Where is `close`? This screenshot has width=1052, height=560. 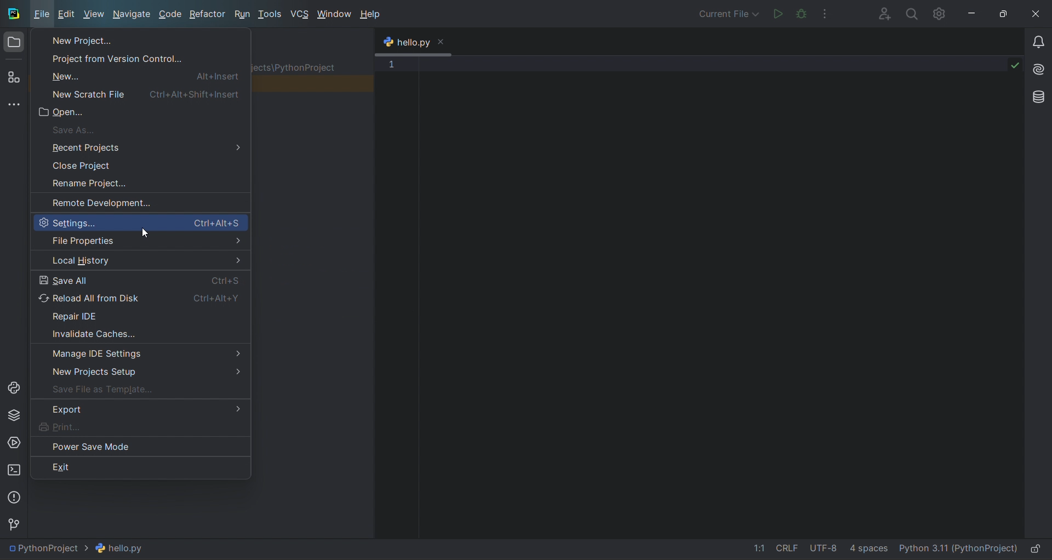 close is located at coordinates (141, 164).